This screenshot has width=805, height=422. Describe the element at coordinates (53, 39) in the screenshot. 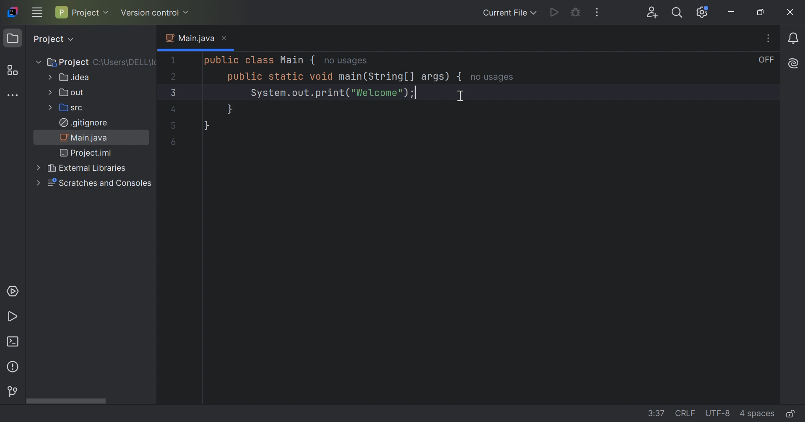

I see `Project` at that location.